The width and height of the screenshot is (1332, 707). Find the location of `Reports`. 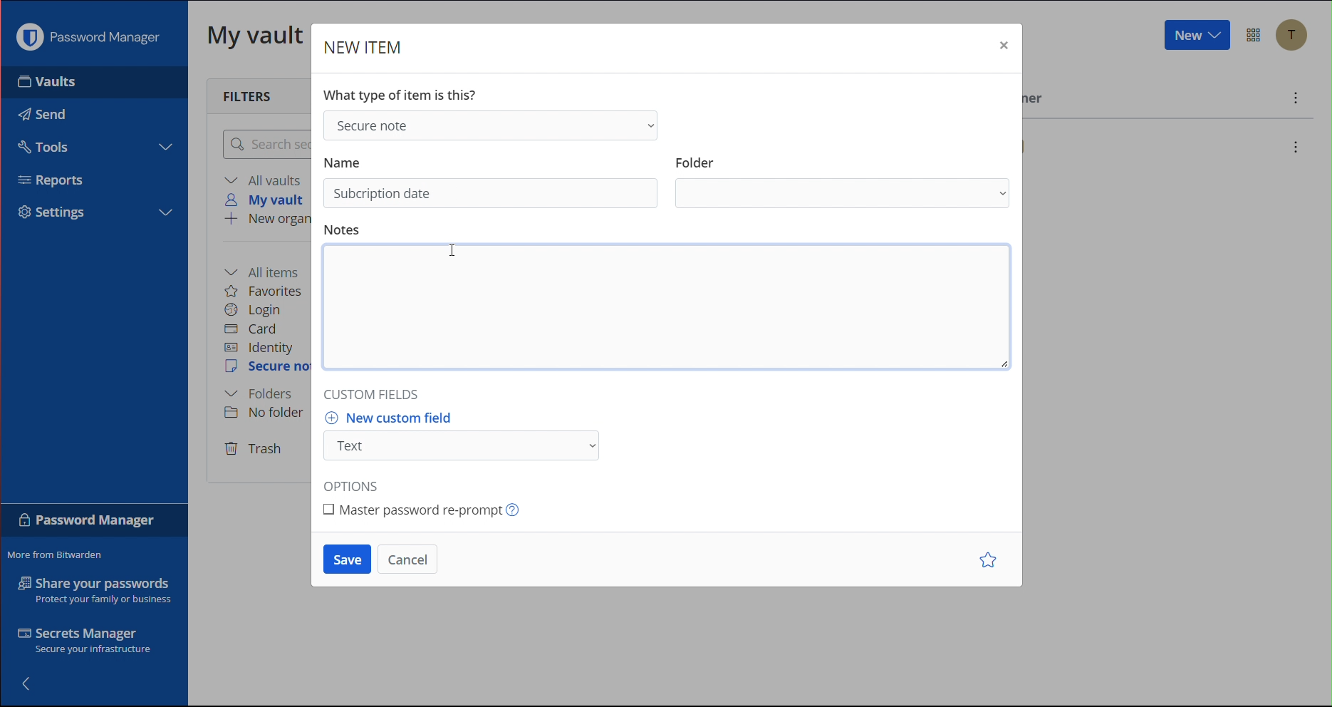

Reports is located at coordinates (58, 182).